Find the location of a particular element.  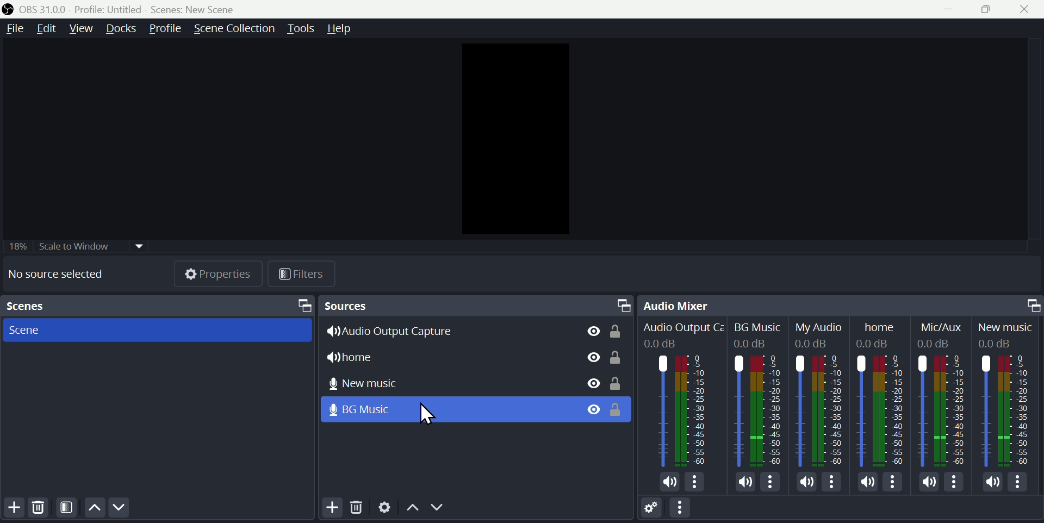

Scale to window is located at coordinates (91, 245).